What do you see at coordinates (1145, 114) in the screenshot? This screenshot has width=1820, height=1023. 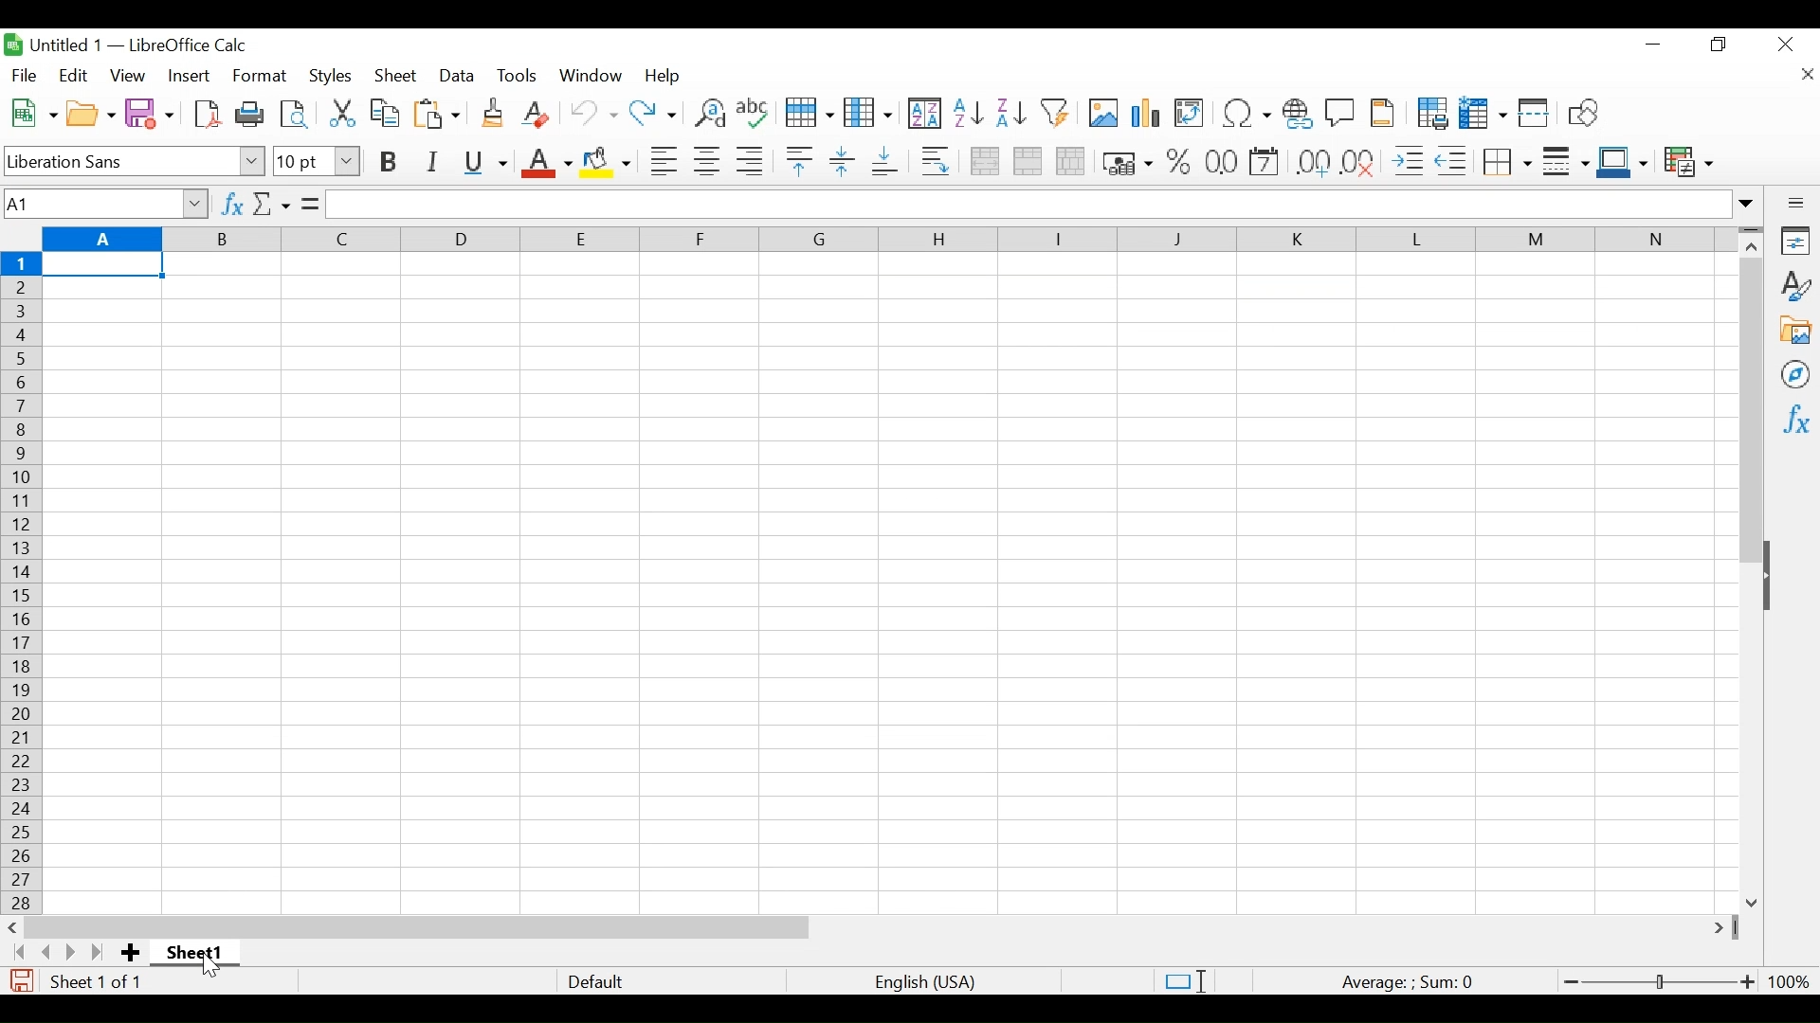 I see `Insert Chart` at bounding box center [1145, 114].